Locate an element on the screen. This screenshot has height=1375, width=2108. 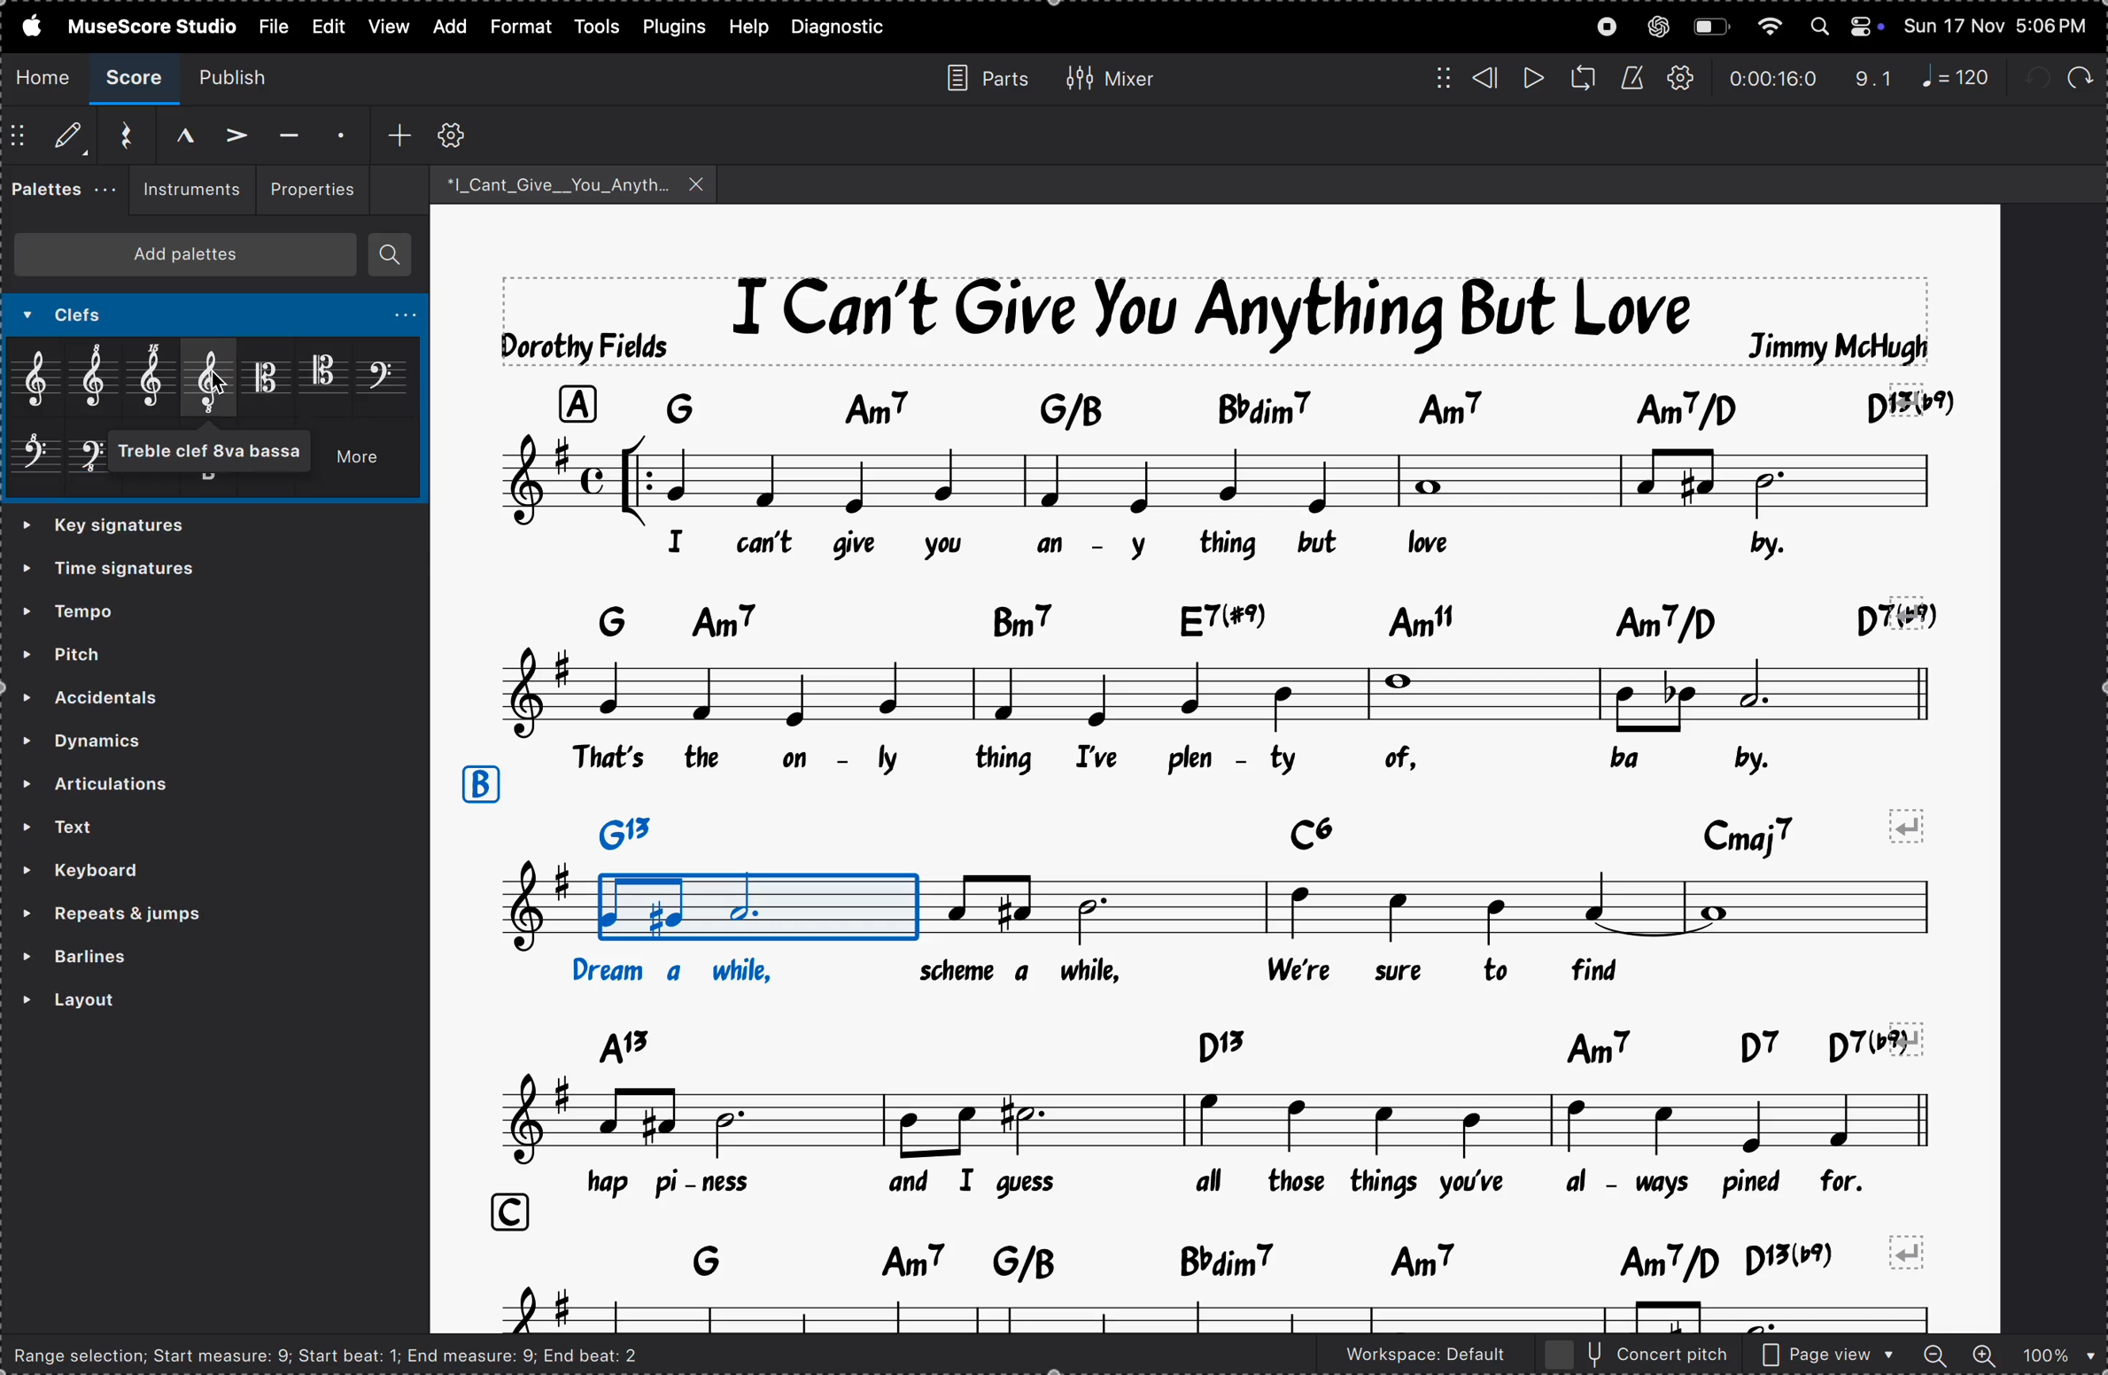
metronome is located at coordinates (1631, 79).